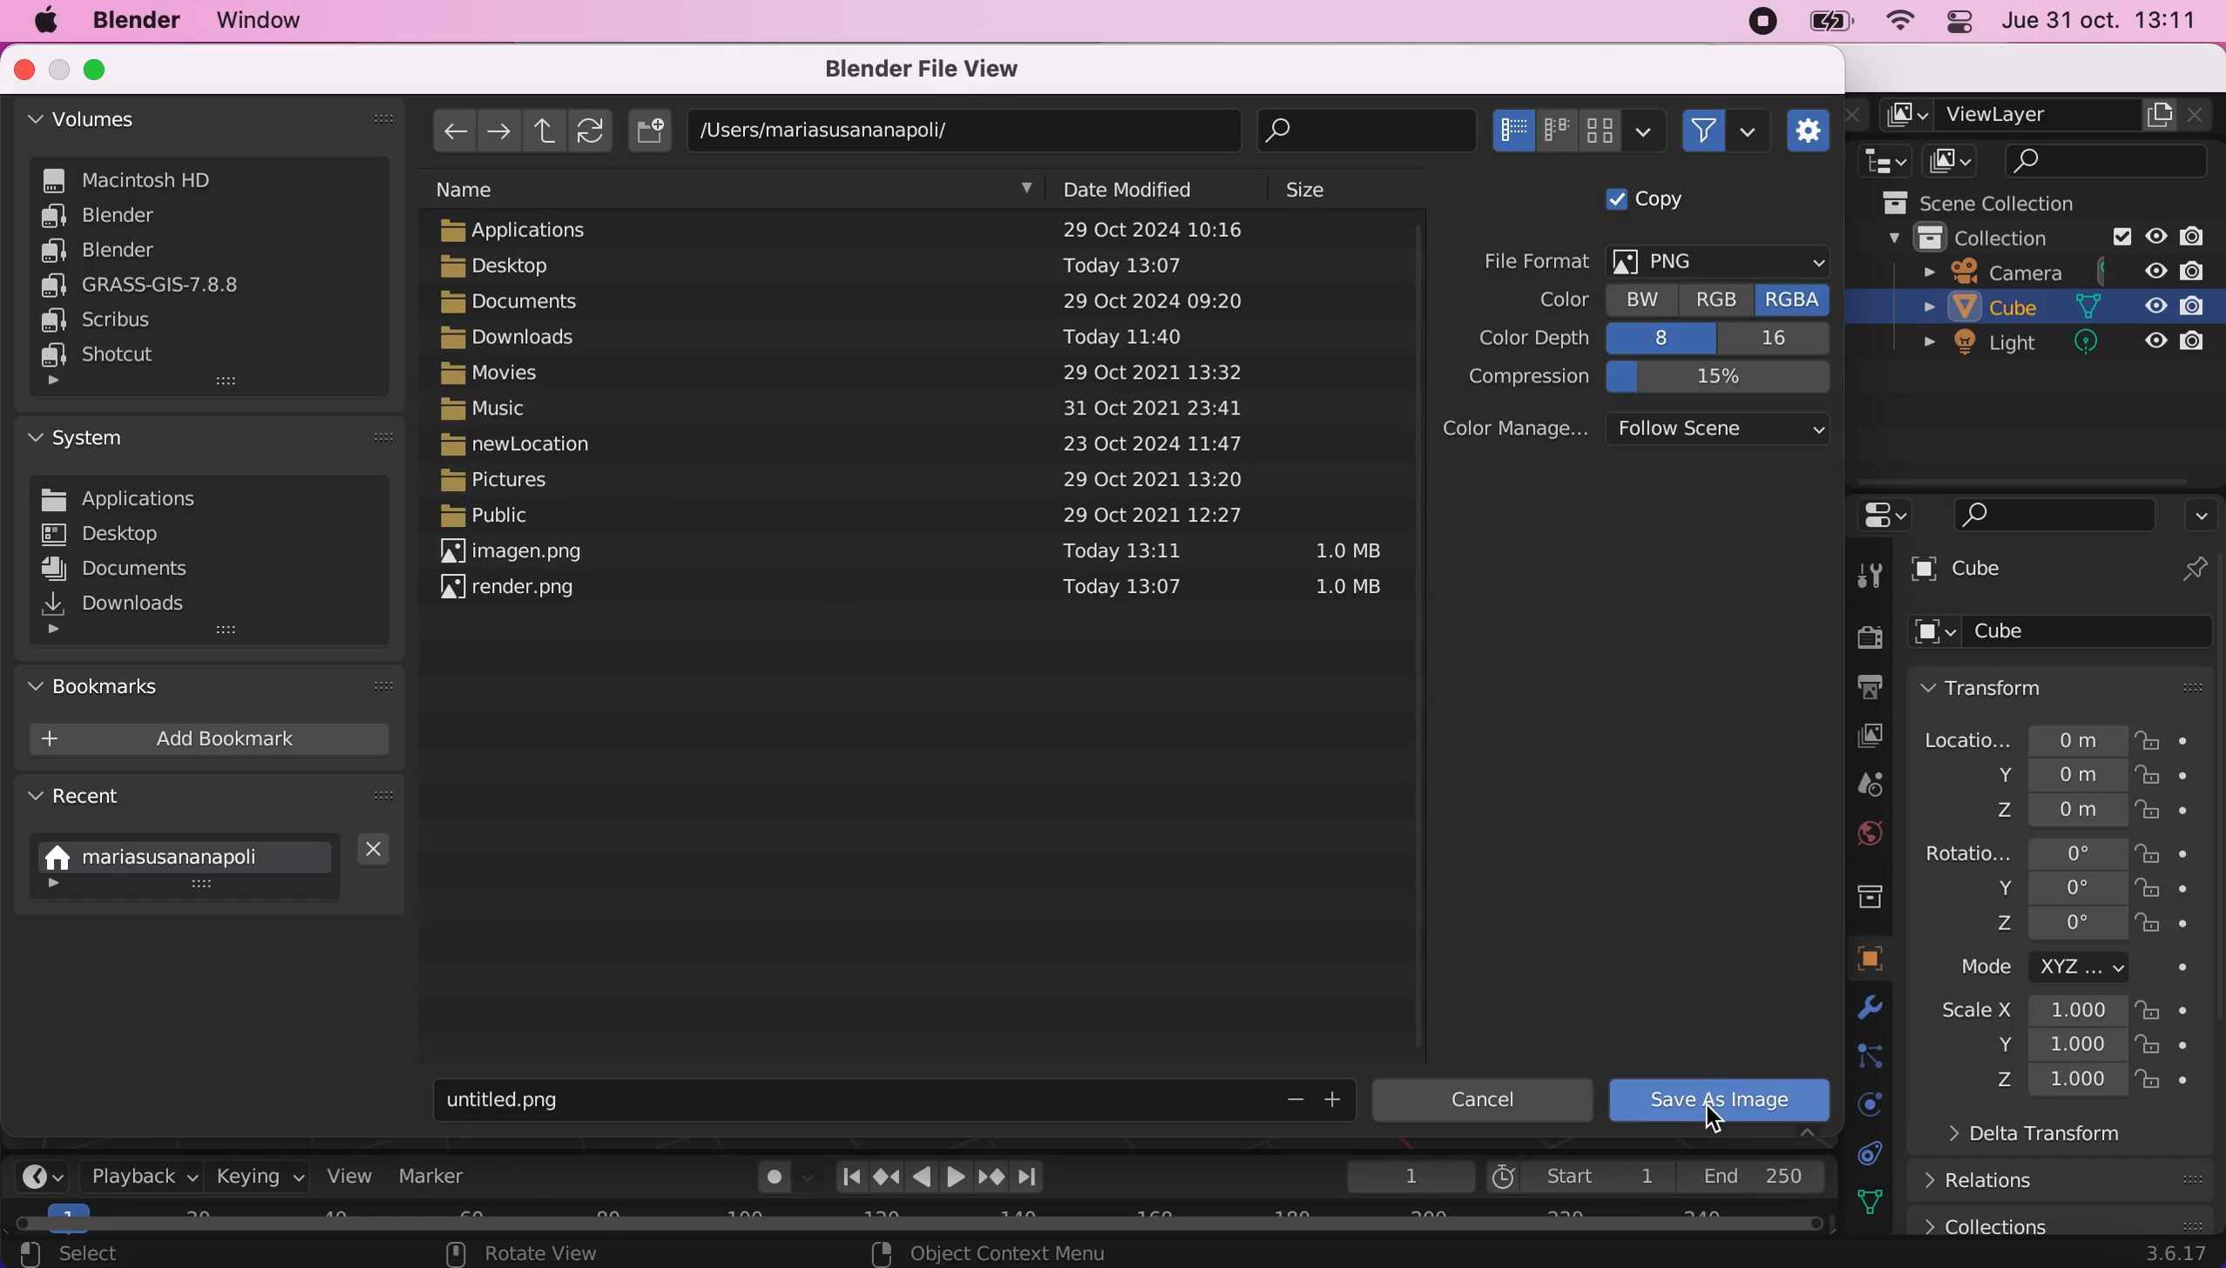 The height and width of the screenshot is (1268, 2226). I want to click on rotation, so click(2022, 851).